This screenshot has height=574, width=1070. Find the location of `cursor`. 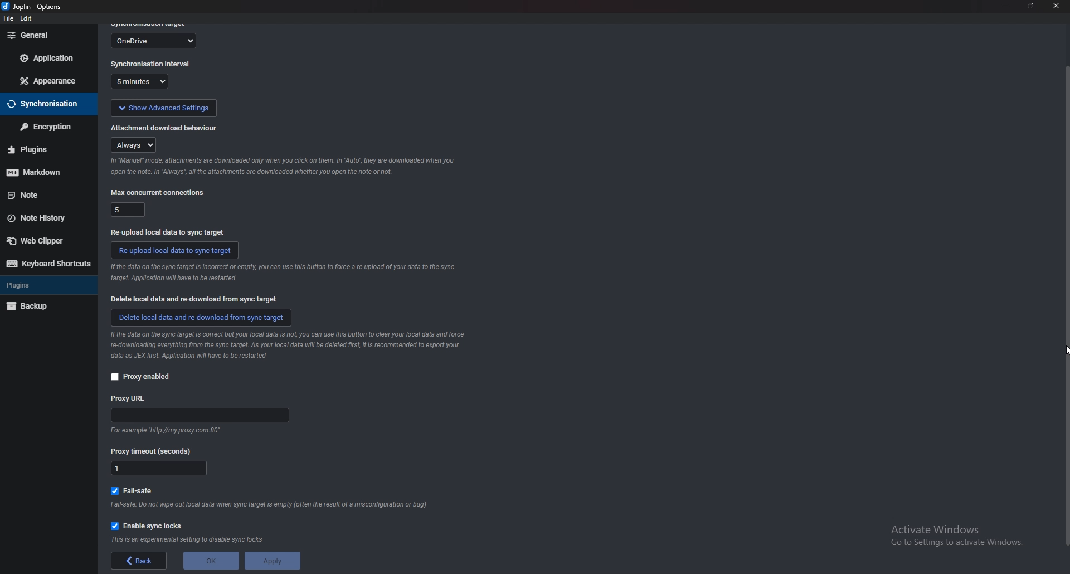

cursor is located at coordinates (1063, 353).